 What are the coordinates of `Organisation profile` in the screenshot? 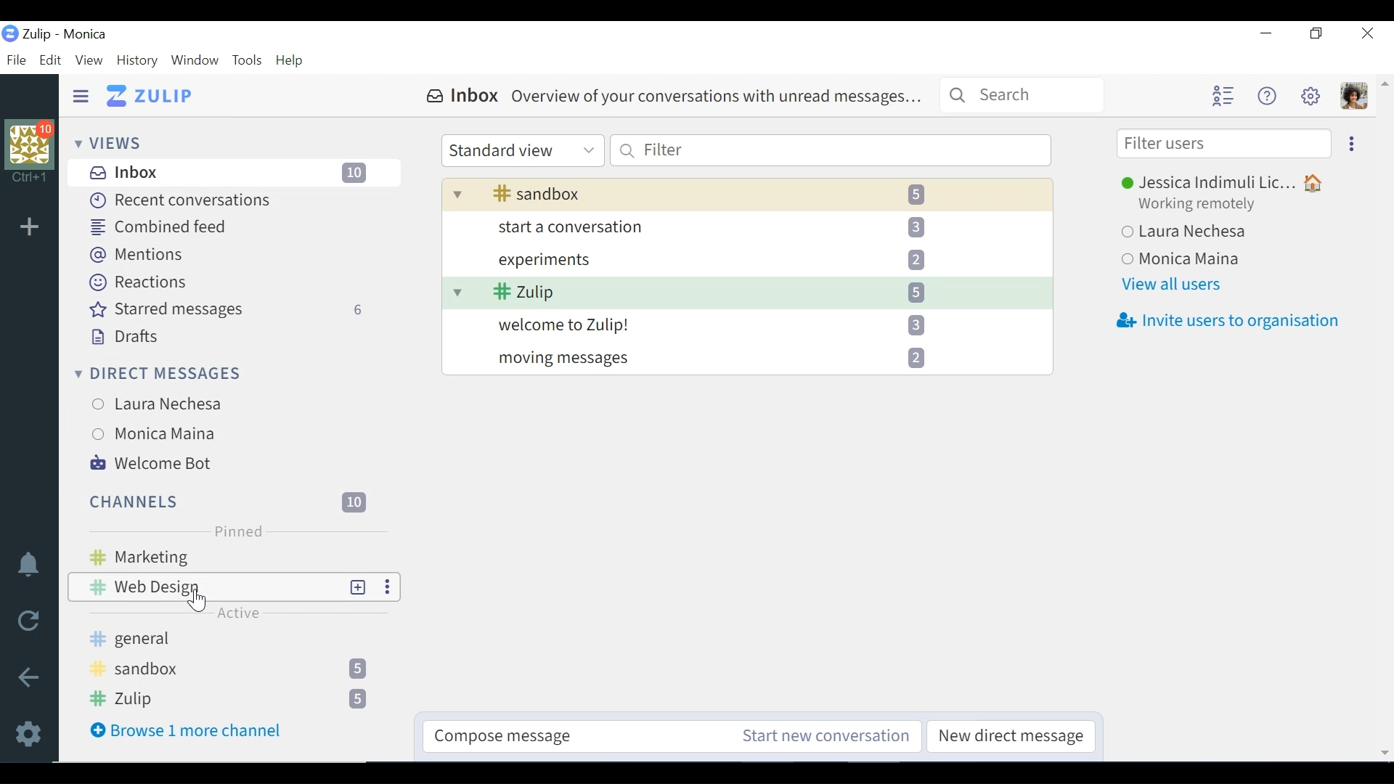 It's located at (34, 152).